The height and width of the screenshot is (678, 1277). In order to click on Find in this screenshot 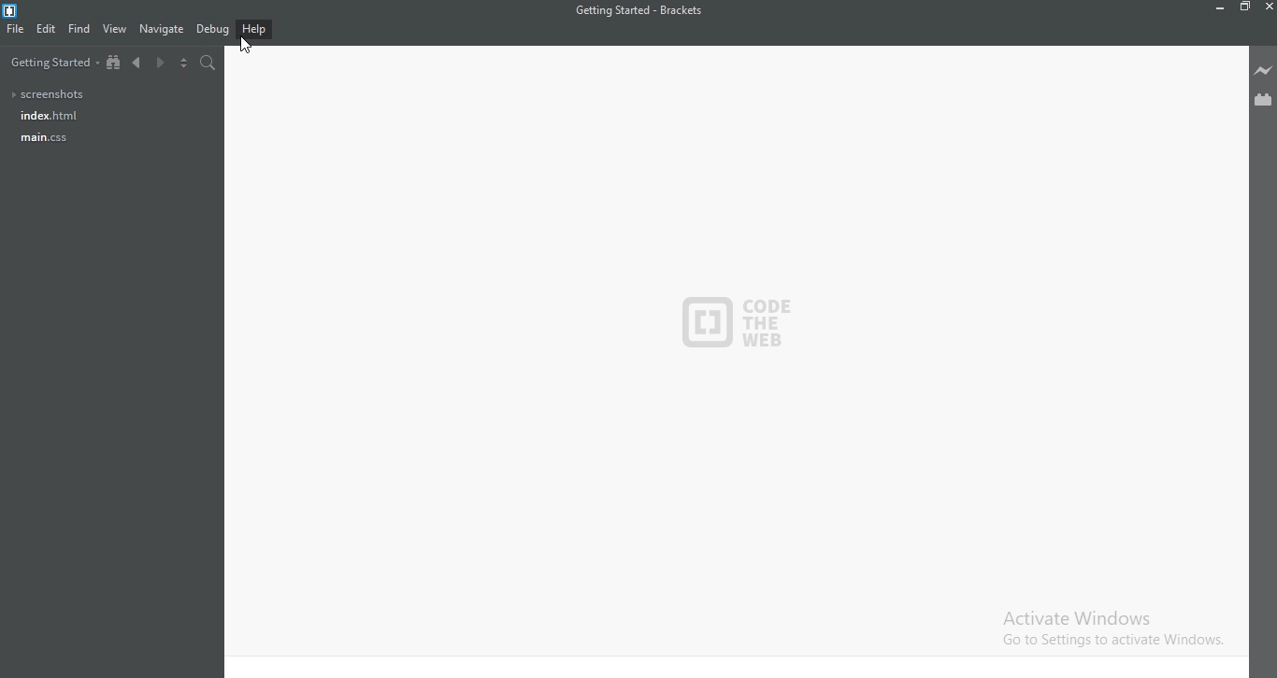, I will do `click(80, 28)`.